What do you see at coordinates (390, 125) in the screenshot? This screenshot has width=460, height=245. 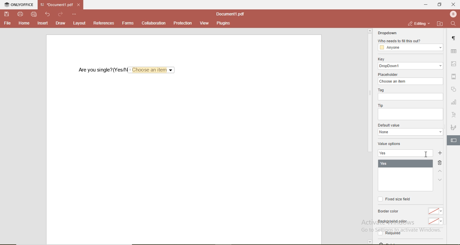 I see `default value` at bounding box center [390, 125].